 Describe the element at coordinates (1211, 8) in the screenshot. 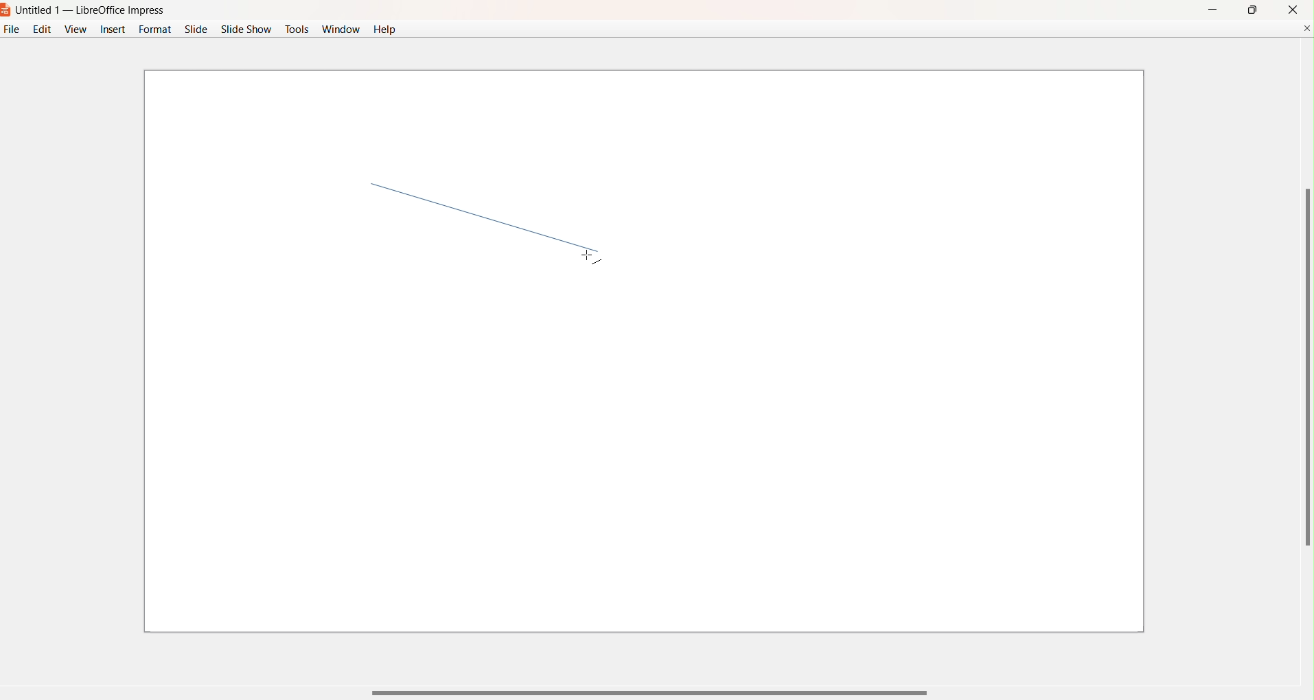

I see `Minimize` at that location.